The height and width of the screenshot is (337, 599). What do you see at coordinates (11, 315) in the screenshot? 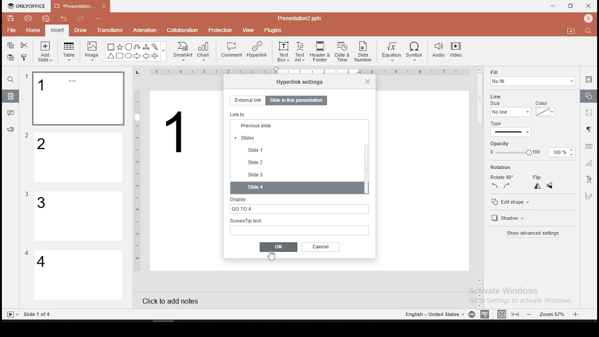
I see `Slide` at bounding box center [11, 315].